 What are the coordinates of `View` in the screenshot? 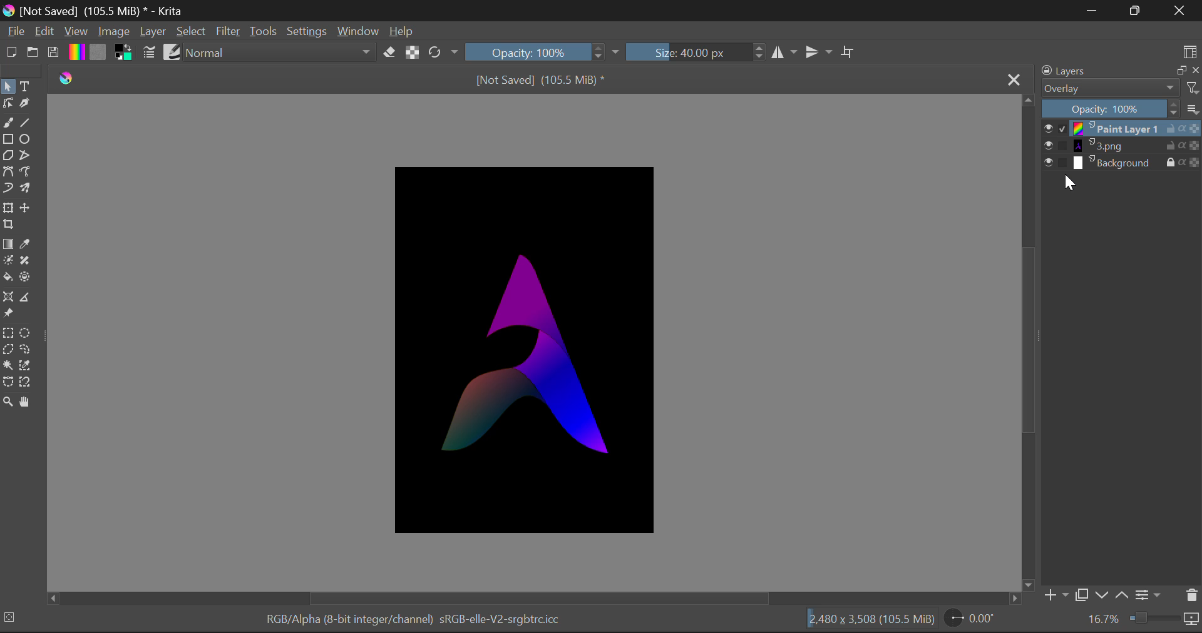 It's located at (76, 32).